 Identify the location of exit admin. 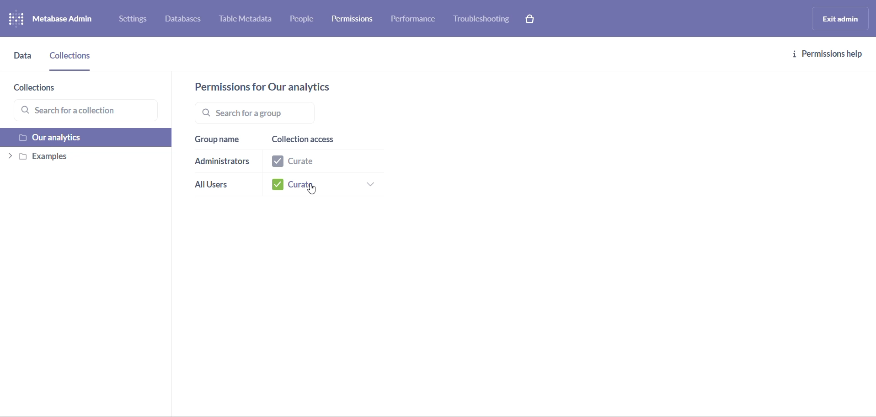
(839, 18).